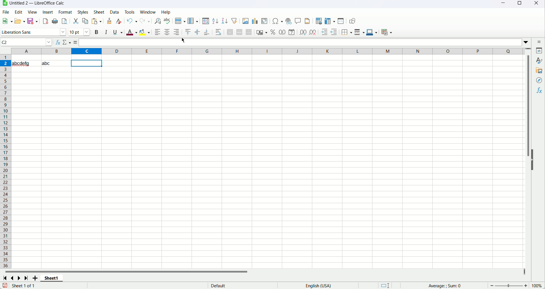 The image size is (545, 289). I want to click on center vertically, so click(197, 32).